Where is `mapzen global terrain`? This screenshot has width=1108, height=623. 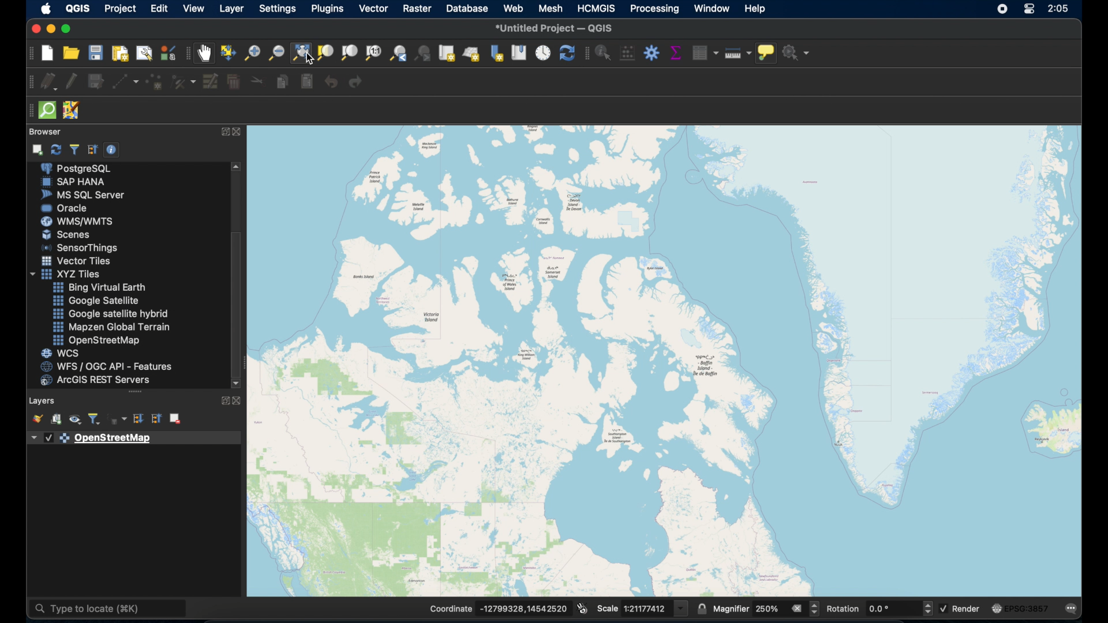 mapzen global terrain is located at coordinates (113, 326).